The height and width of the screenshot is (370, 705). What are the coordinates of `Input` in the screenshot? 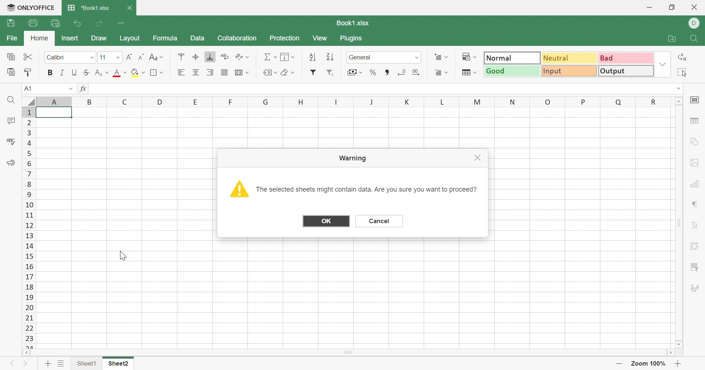 It's located at (568, 72).